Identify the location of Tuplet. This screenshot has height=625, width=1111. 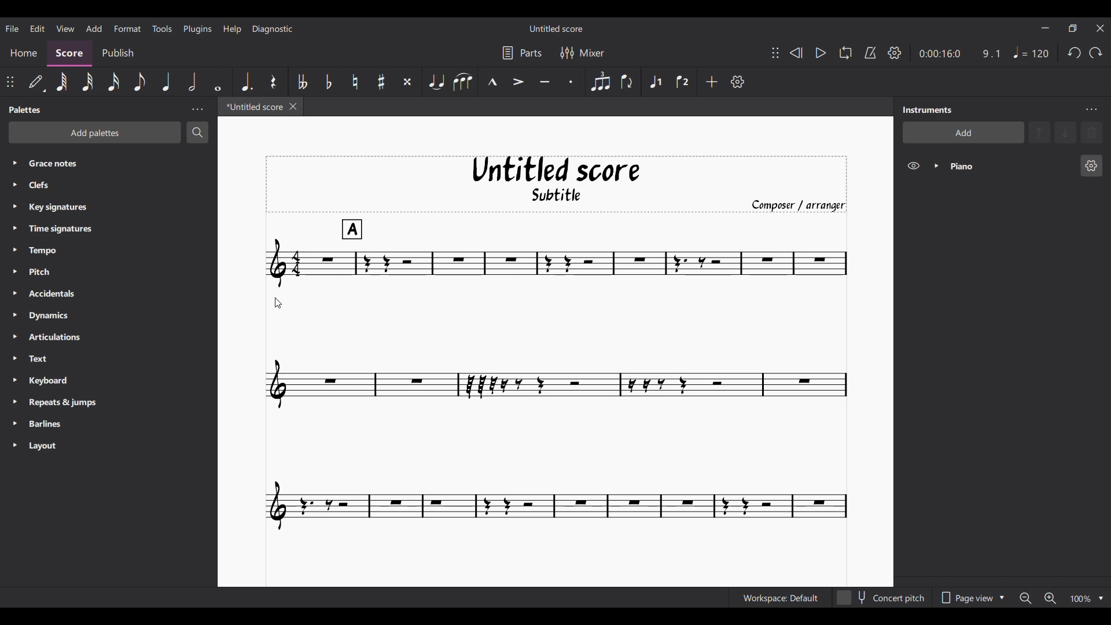
(601, 82).